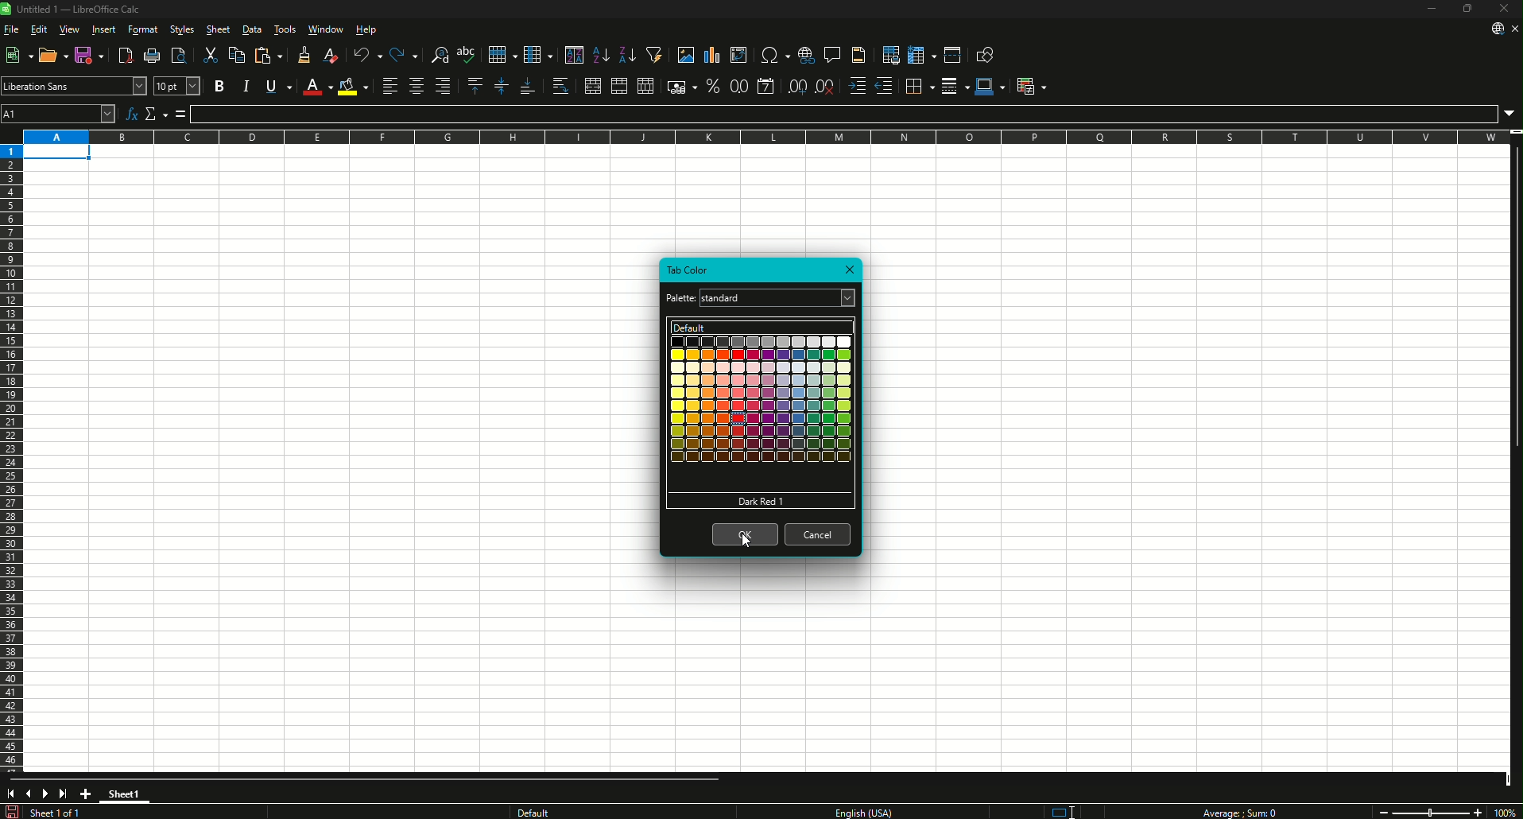 The image size is (1523, 819). Describe the element at coordinates (860, 55) in the screenshot. I see `Headers and Footers` at that location.